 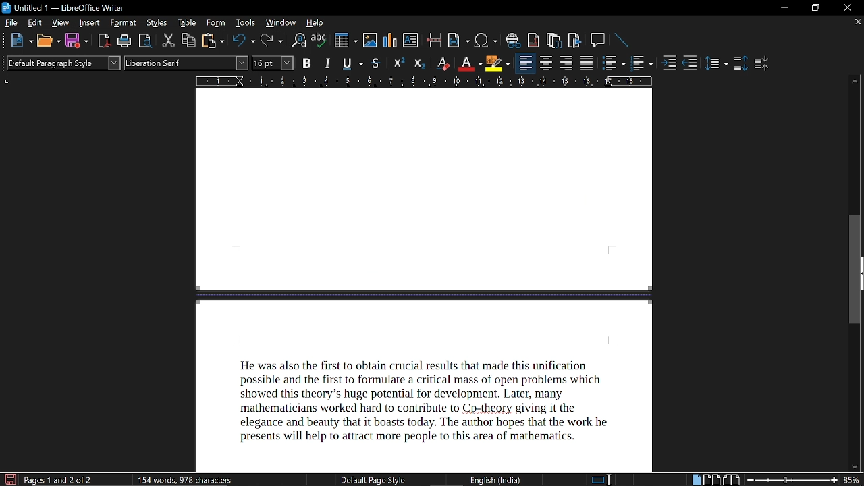 I want to click on Current zoom: 85%, so click(x=853, y=480).